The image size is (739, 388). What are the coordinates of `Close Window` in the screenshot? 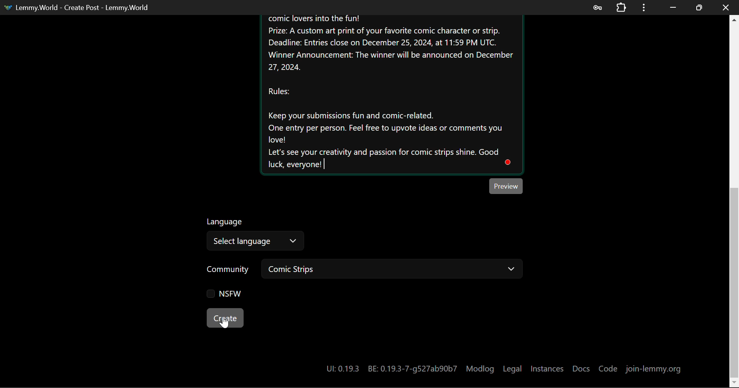 It's located at (726, 7).